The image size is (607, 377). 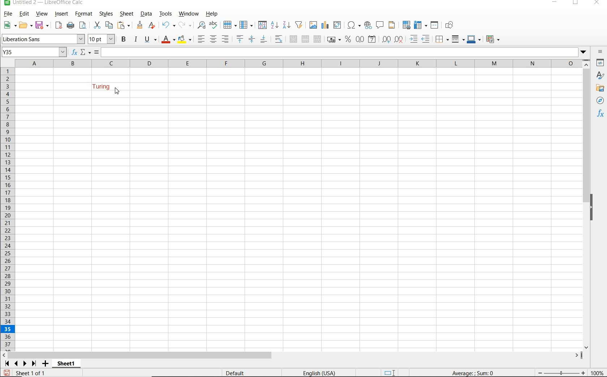 I want to click on WINDOW, so click(x=189, y=13).